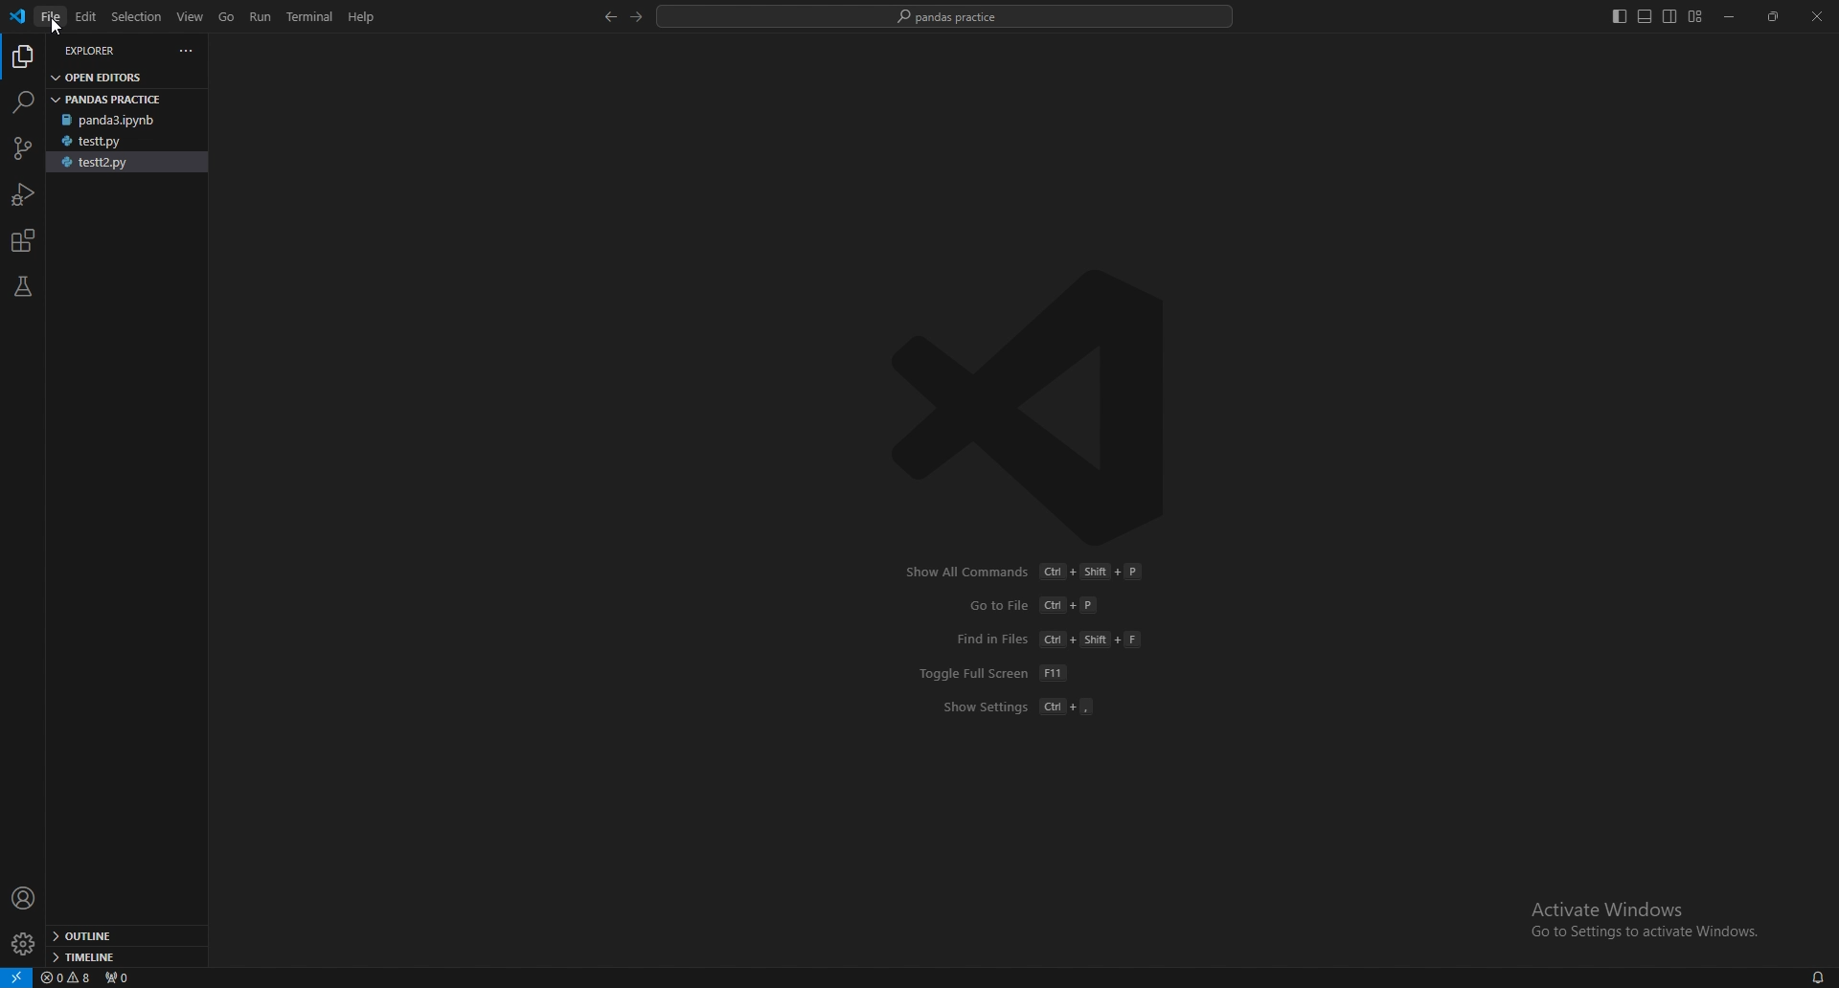 Image resolution: width=1839 pixels, height=988 pixels. Describe the element at coordinates (1638, 918) in the screenshot. I see `Activate Windows
Go to Settings to activate Windows.` at that location.